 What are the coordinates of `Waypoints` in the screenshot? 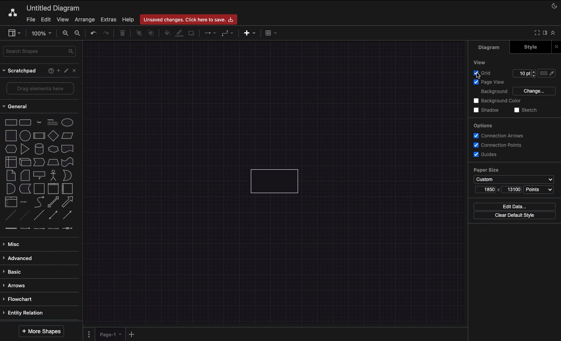 It's located at (228, 34).